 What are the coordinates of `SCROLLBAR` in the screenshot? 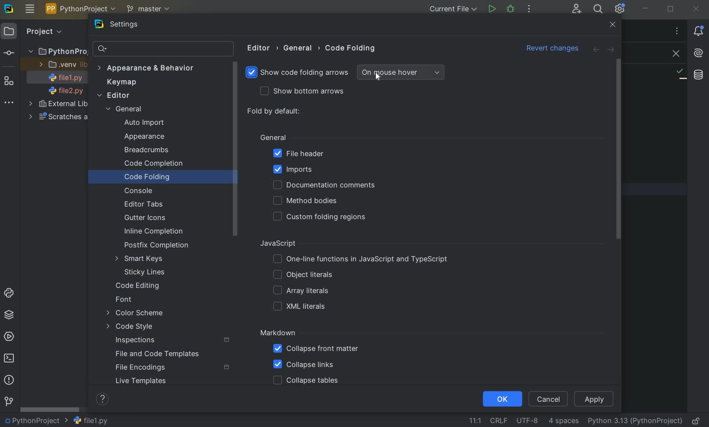 It's located at (622, 150).